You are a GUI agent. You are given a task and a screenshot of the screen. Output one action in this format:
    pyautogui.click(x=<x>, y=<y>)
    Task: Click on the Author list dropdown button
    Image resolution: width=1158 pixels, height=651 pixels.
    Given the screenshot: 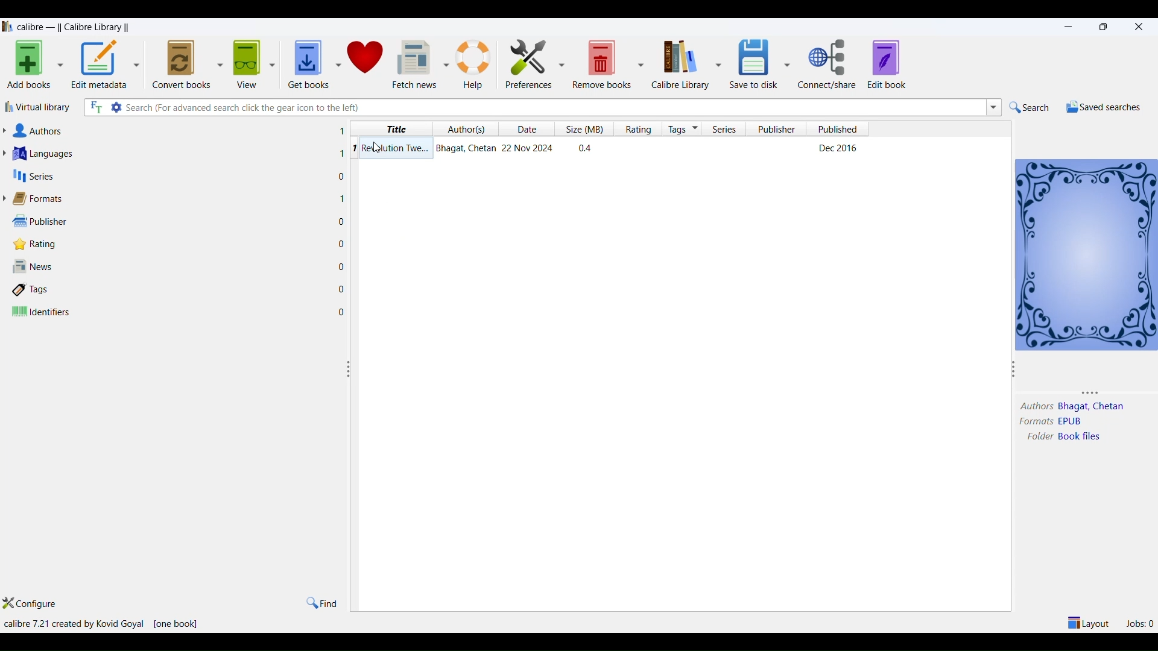 What is the action you would take?
    pyautogui.click(x=8, y=131)
    